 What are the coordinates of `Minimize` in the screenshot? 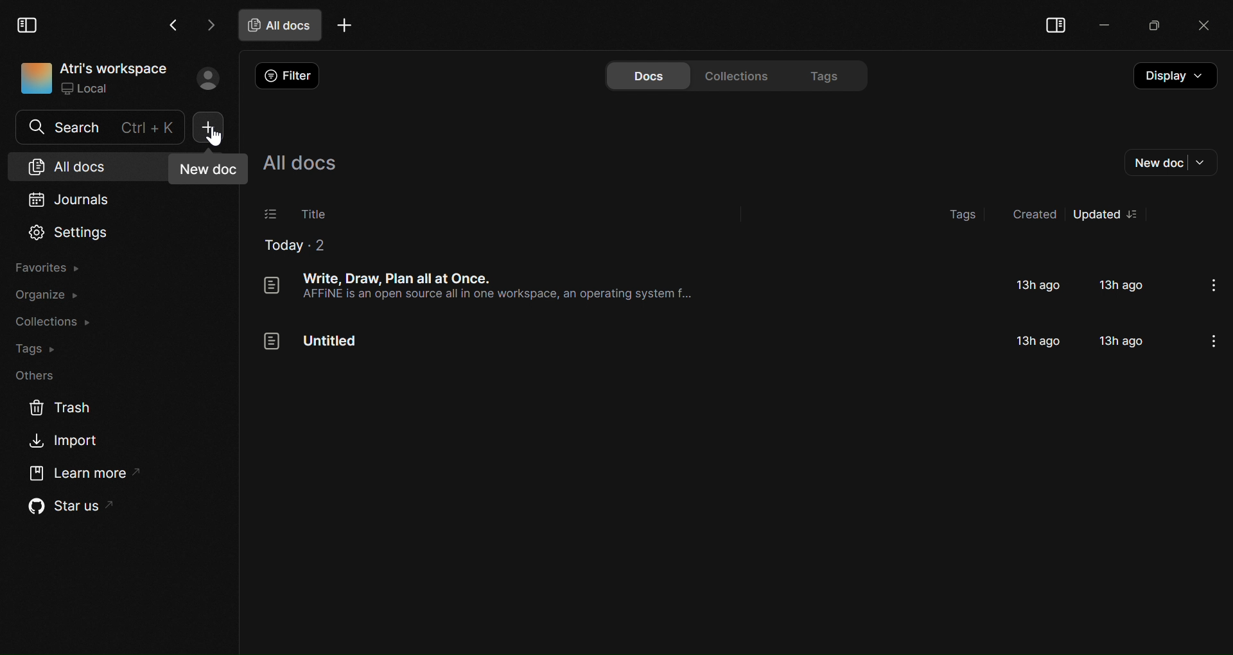 It's located at (1099, 25).